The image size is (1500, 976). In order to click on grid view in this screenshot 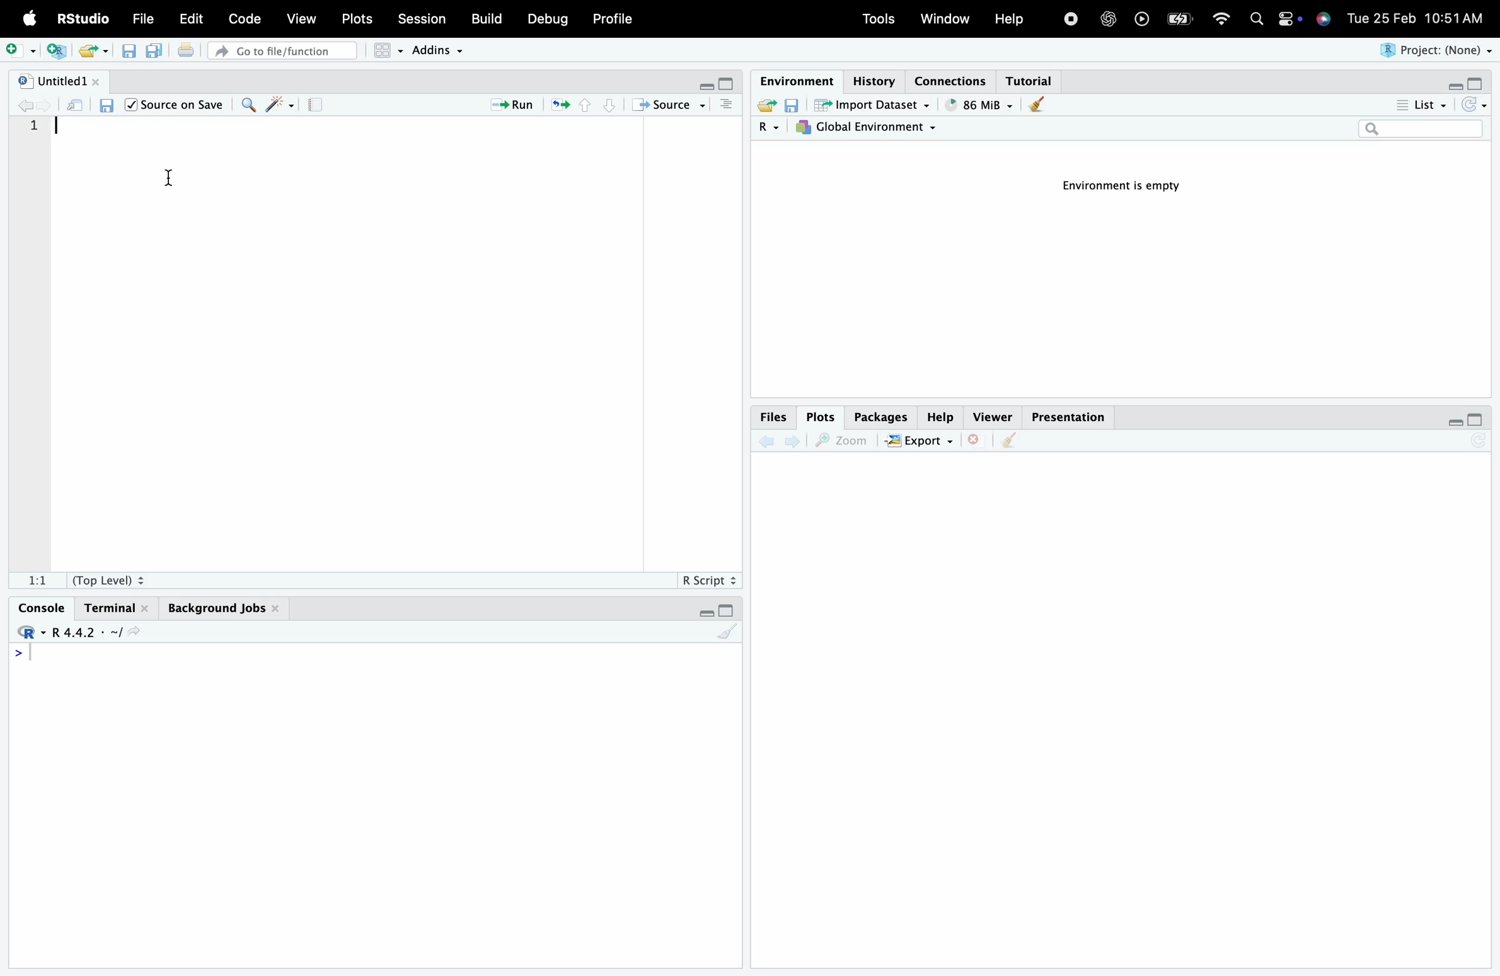, I will do `click(383, 53)`.